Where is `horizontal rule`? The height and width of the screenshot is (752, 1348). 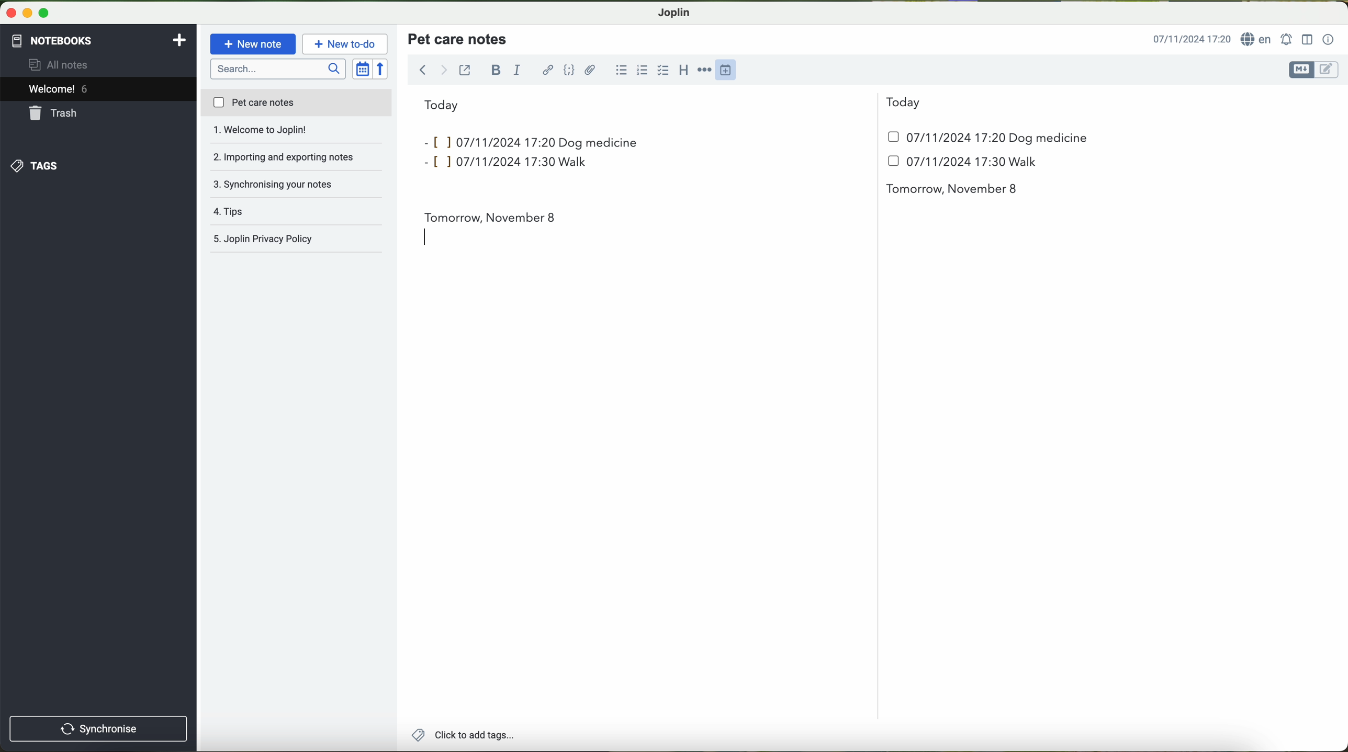
horizontal rule is located at coordinates (706, 70).